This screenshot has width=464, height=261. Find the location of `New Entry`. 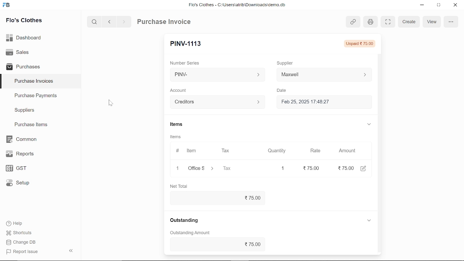

New Entry is located at coordinates (188, 43).